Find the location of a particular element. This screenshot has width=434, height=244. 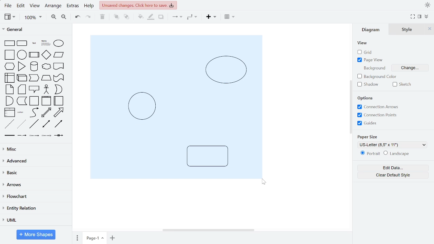

general is located at coordinates (35, 30).